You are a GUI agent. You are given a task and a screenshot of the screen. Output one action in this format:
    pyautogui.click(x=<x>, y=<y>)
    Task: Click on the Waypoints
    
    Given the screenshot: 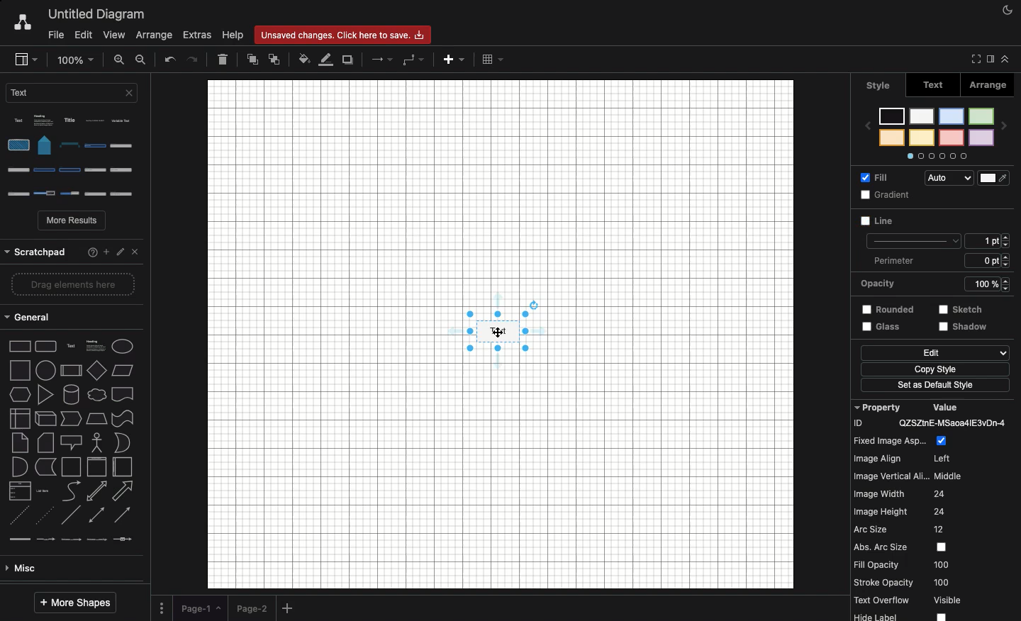 What is the action you would take?
    pyautogui.click(x=413, y=60)
    